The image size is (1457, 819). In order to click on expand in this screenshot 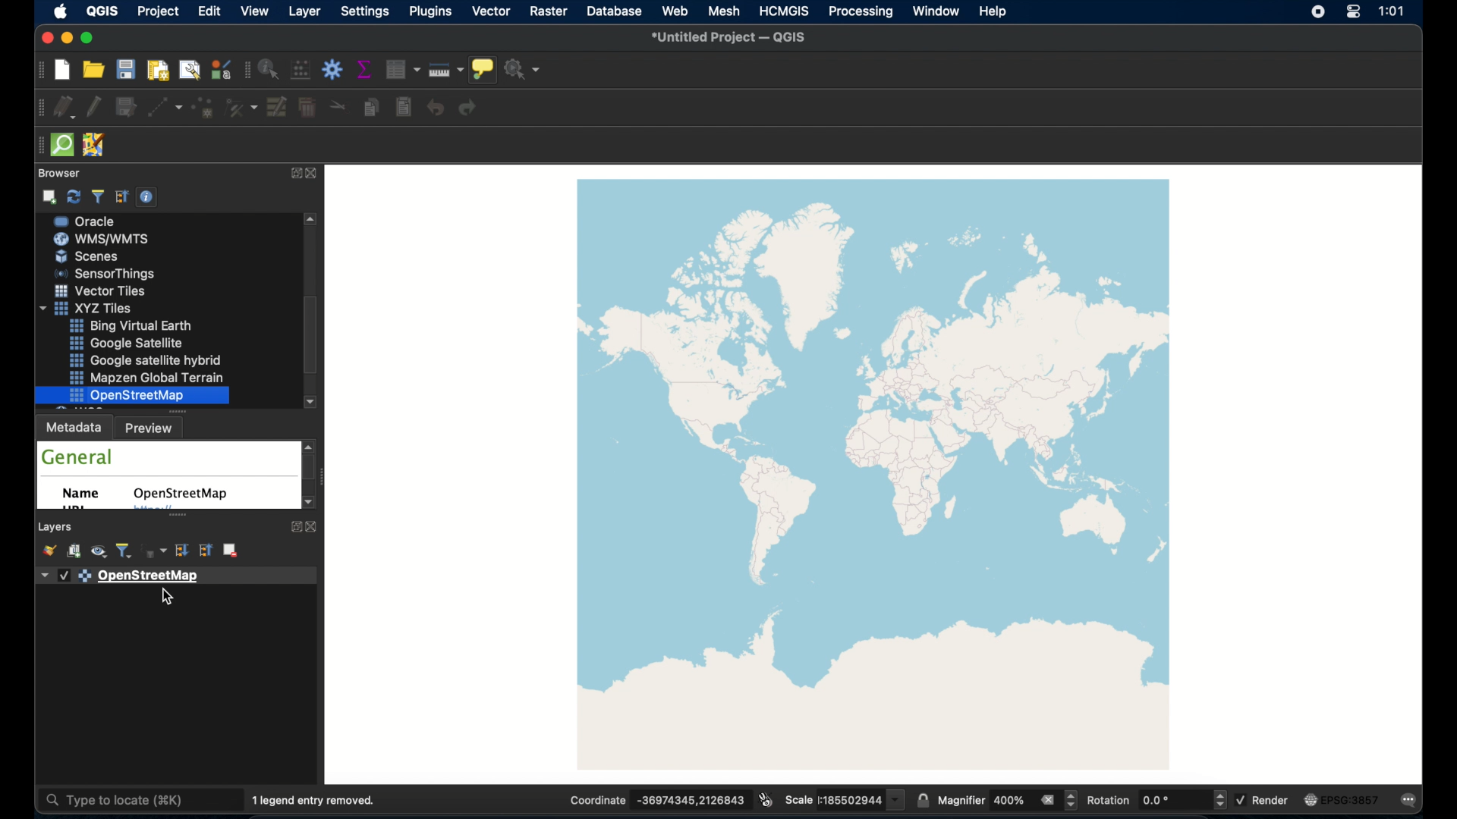, I will do `click(293, 526)`.